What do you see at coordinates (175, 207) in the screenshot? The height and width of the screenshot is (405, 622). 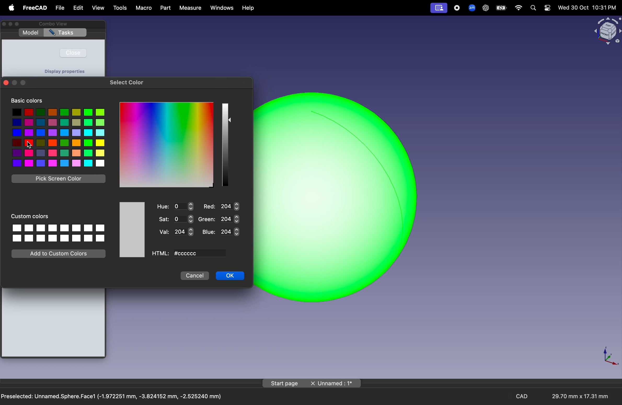 I see `hue` at bounding box center [175, 207].